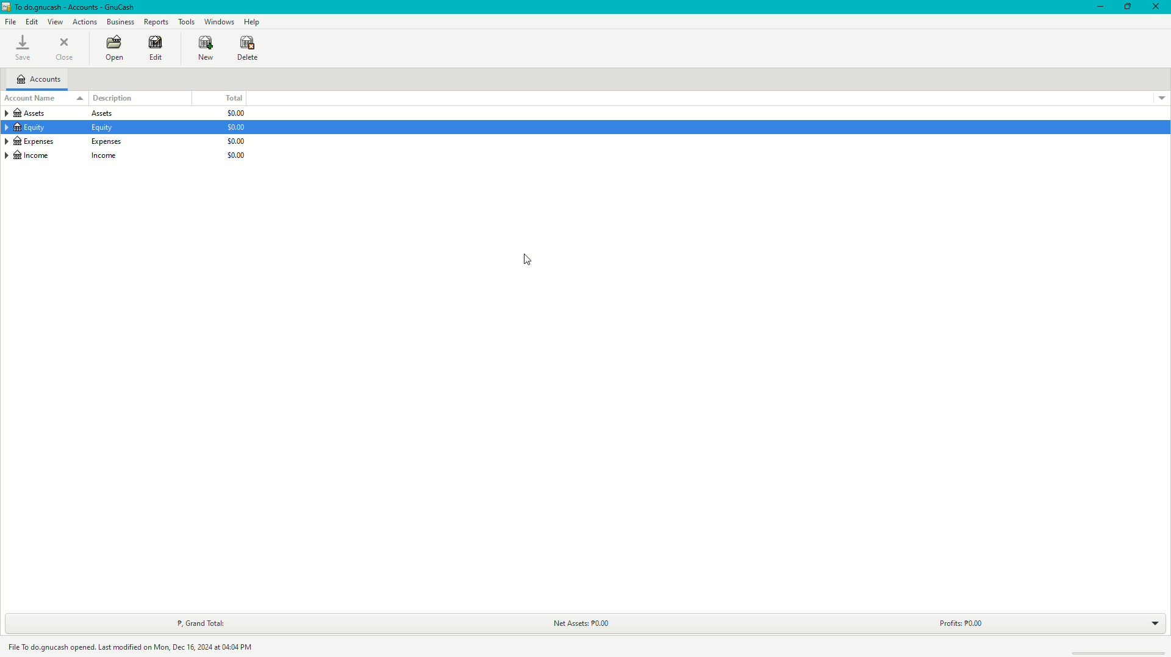 The image size is (1171, 657). Describe the element at coordinates (254, 21) in the screenshot. I see `Help` at that location.